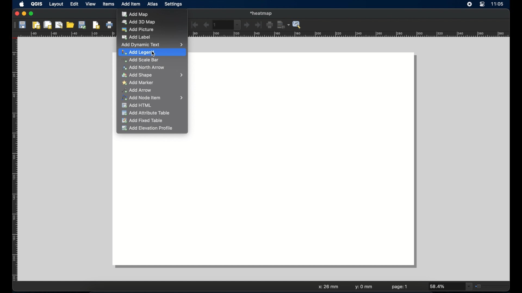 This screenshot has height=293, width=522. I want to click on y: 0mm, so click(364, 287).